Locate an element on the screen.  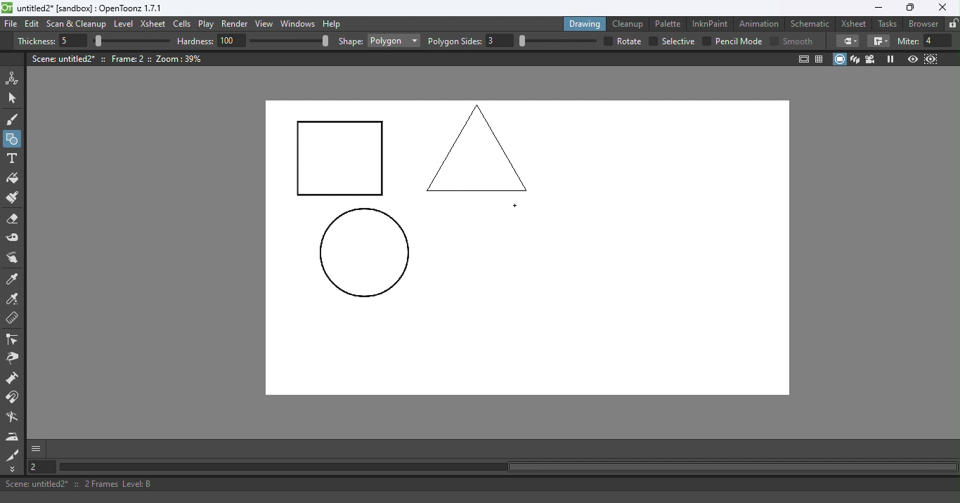
3D View is located at coordinates (856, 59).